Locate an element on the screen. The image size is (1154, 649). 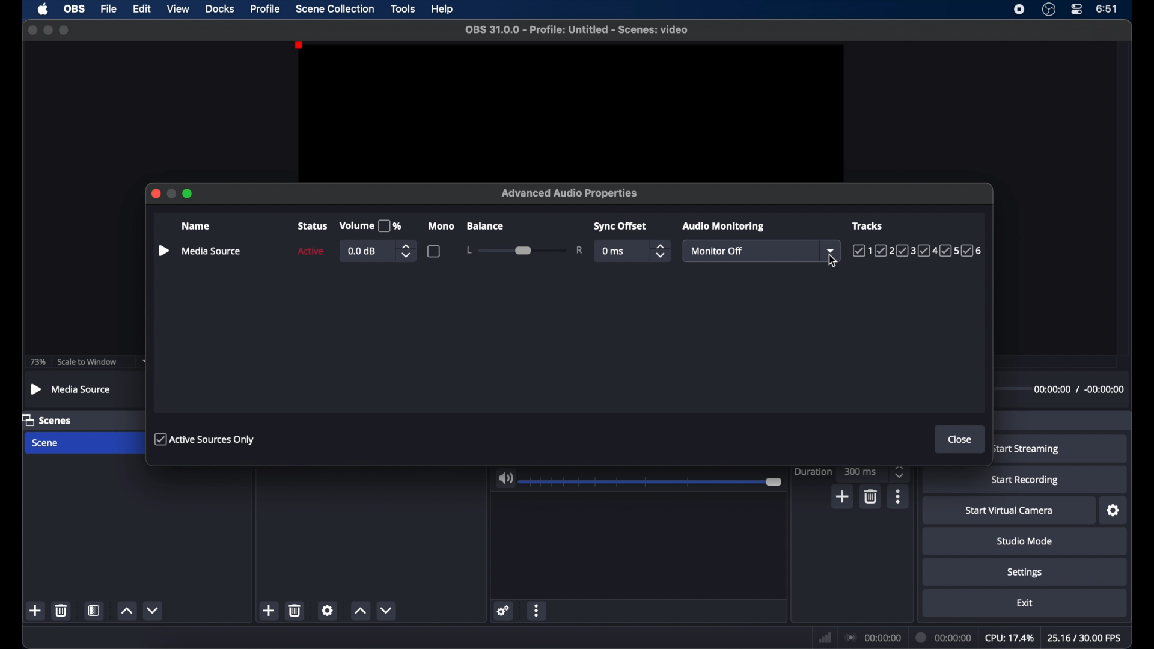
dropdown is located at coordinates (830, 248).